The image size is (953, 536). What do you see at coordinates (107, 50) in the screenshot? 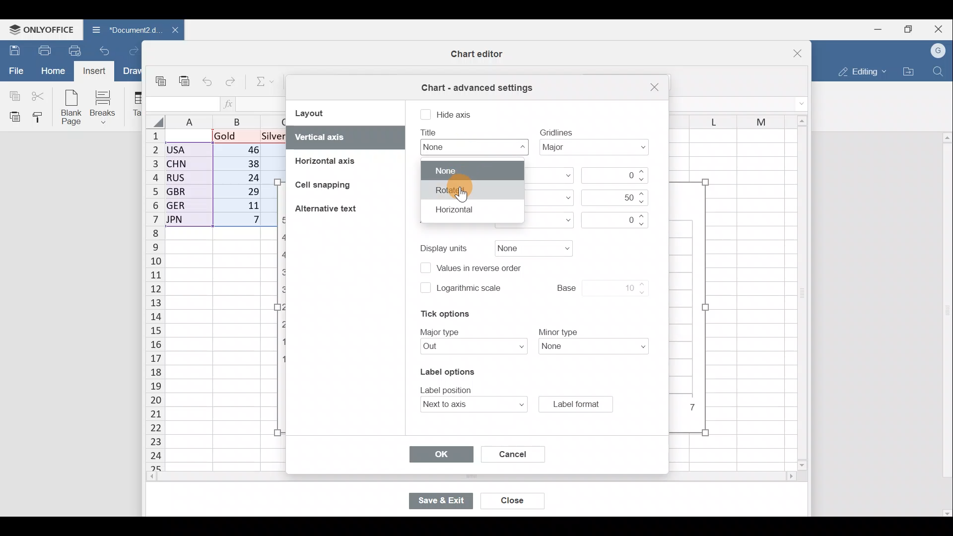
I see `Undo` at bounding box center [107, 50].